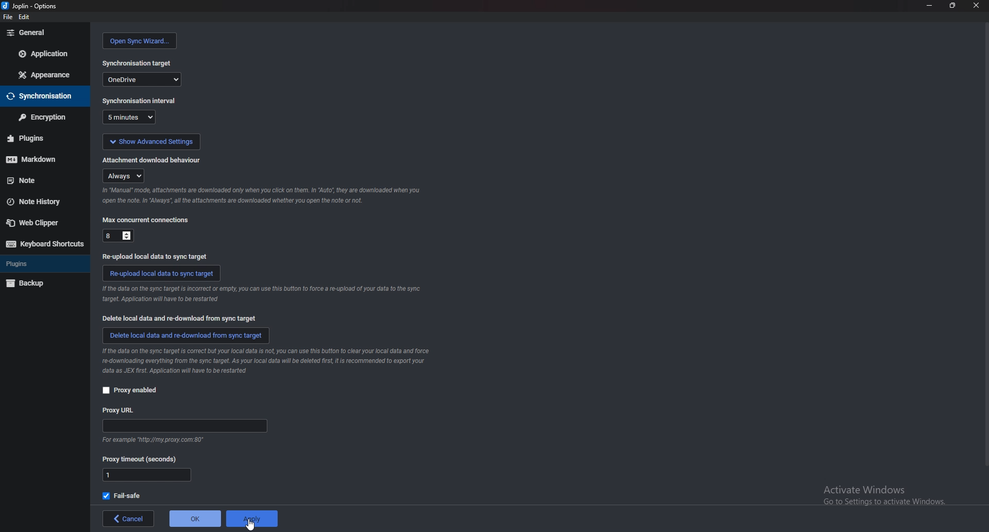  Describe the element at coordinates (6, 16) in the screenshot. I see `file` at that location.